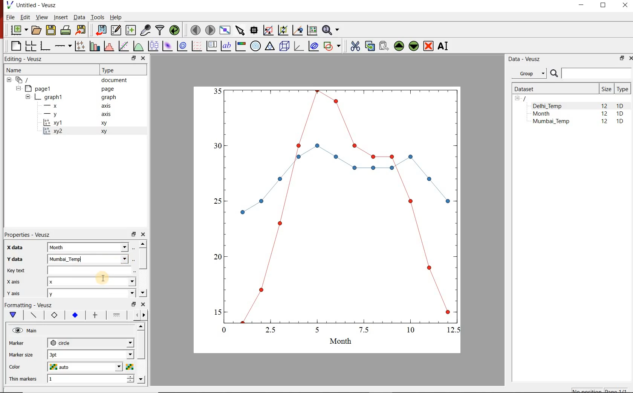 The width and height of the screenshot is (633, 393). What do you see at coordinates (36, 30) in the screenshot?
I see `open a document` at bounding box center [36, 30].